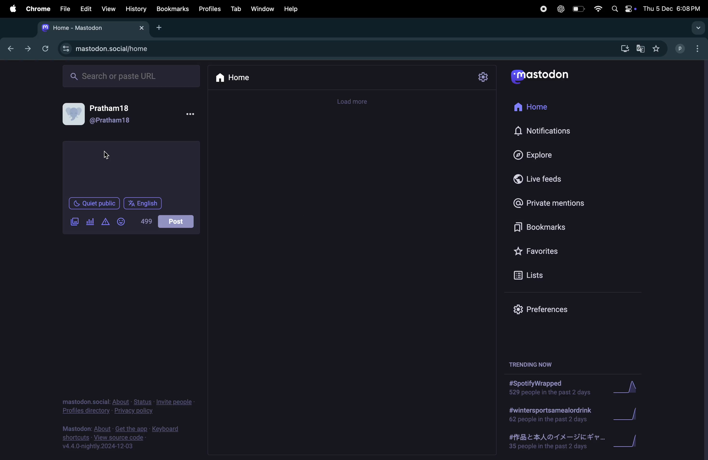  What do you see at coordinates (548, 227) in the screenshot?
I see `Bookmarks` at bounding box center [548, 227].